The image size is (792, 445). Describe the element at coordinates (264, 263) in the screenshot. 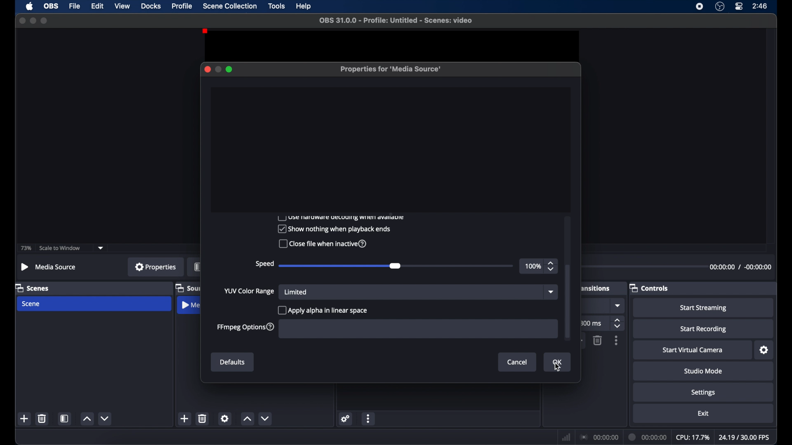

I see `speed` at that location.